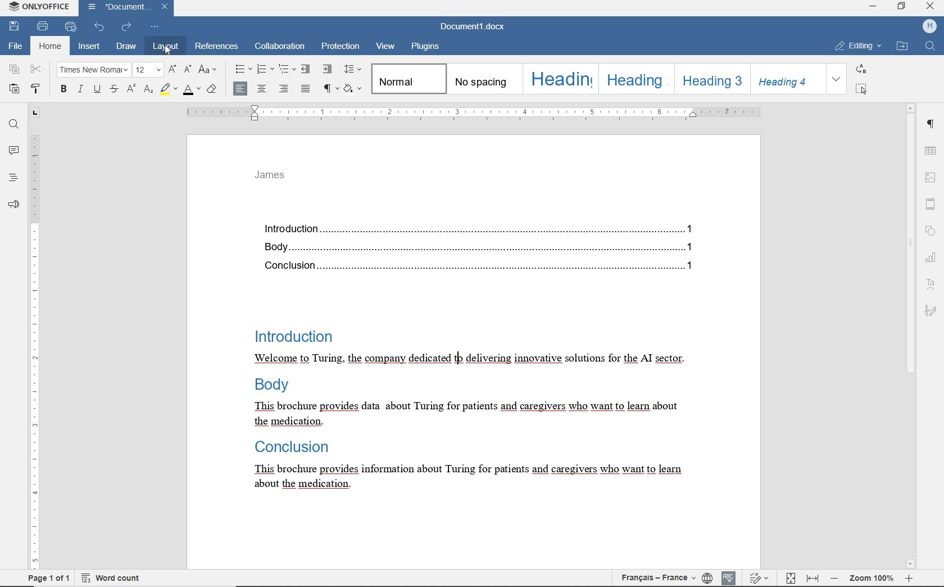 The image size is (944, 587). Describe the element at coordinates (13, 125) in the screenshot. I see `find` at that location.